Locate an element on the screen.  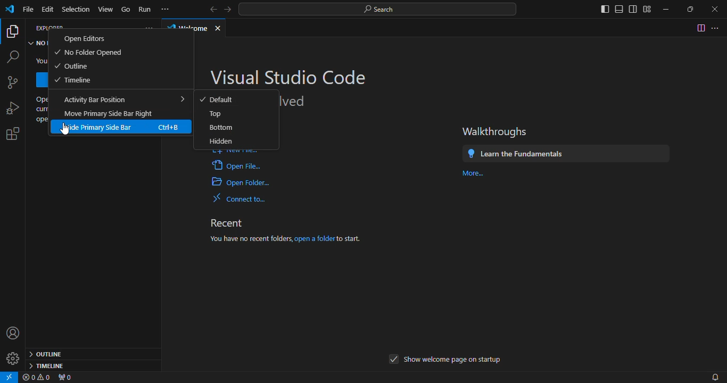
Timeline is located at coordinates (74, 80).